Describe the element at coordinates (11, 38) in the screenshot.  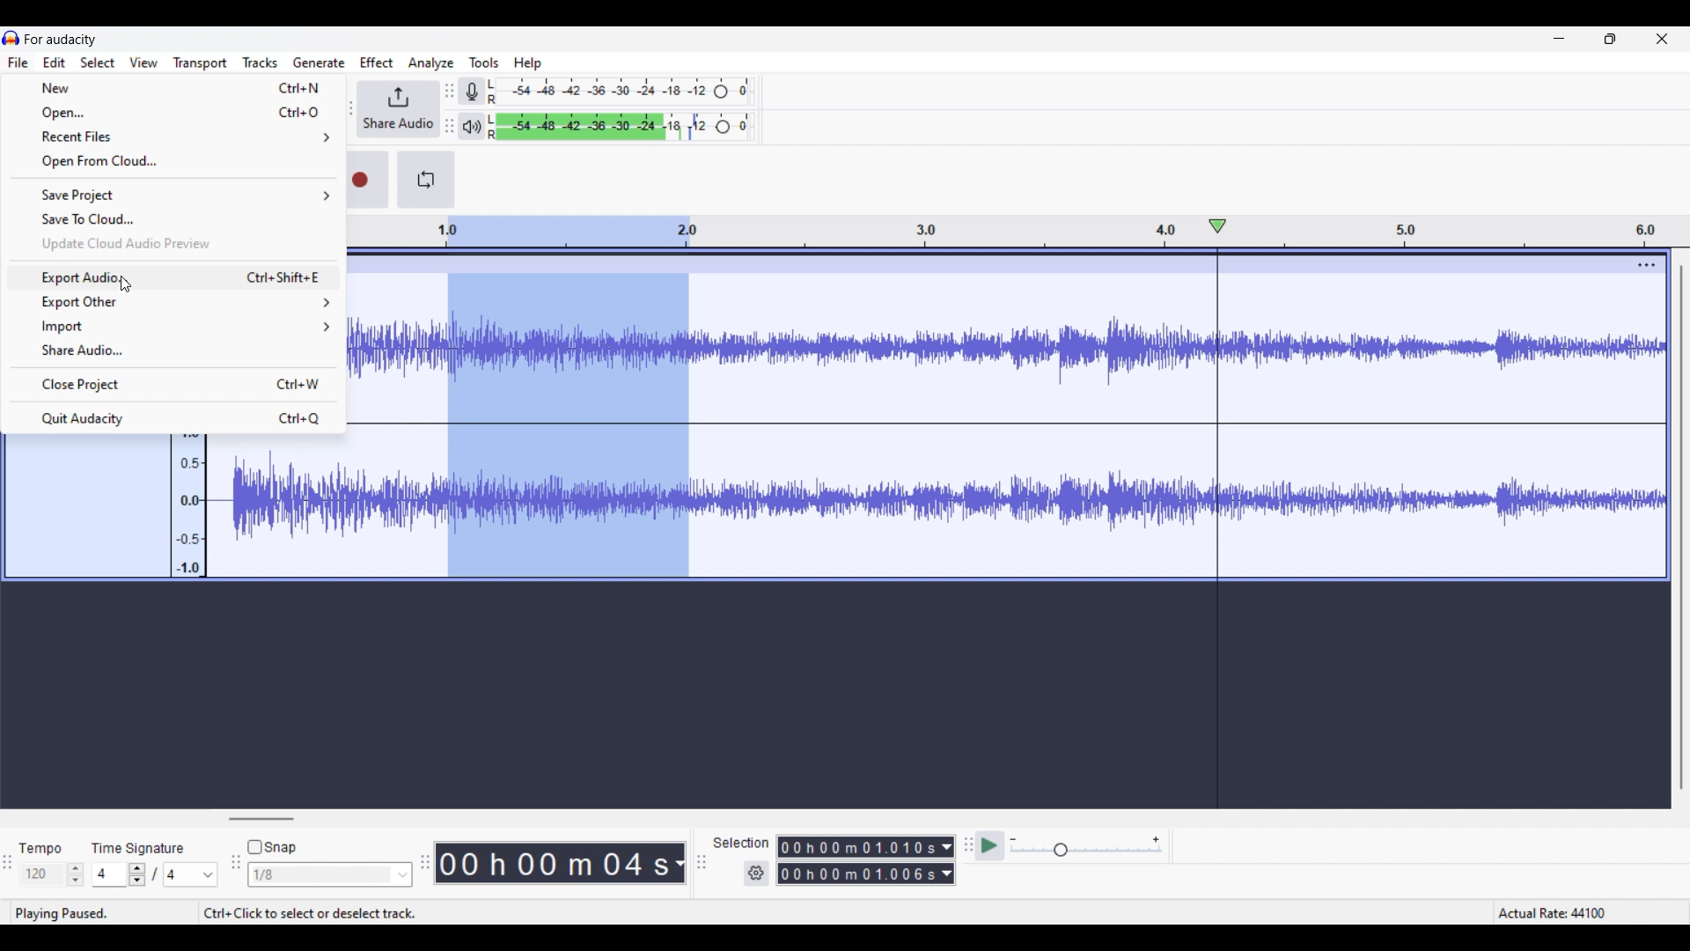
I see `Software logo` at that location.